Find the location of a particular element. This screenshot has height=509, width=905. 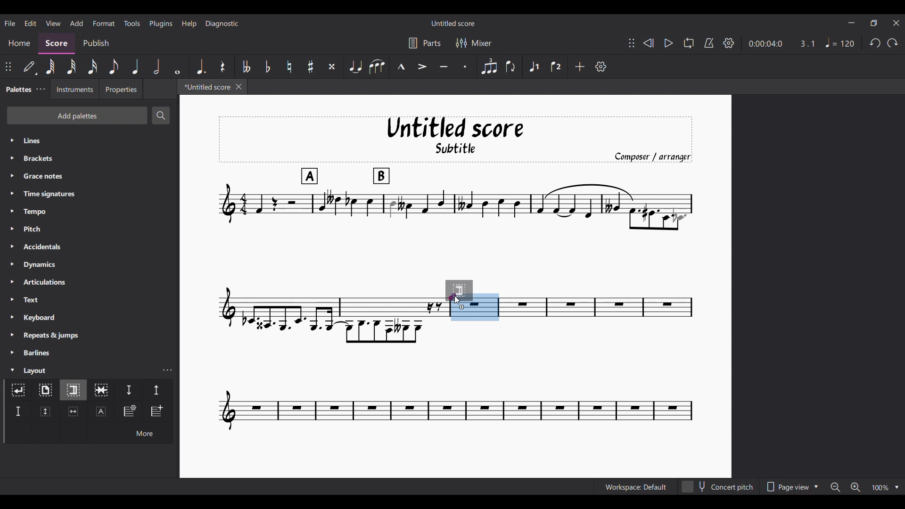

Help menu is located at coordinates (189, 24).